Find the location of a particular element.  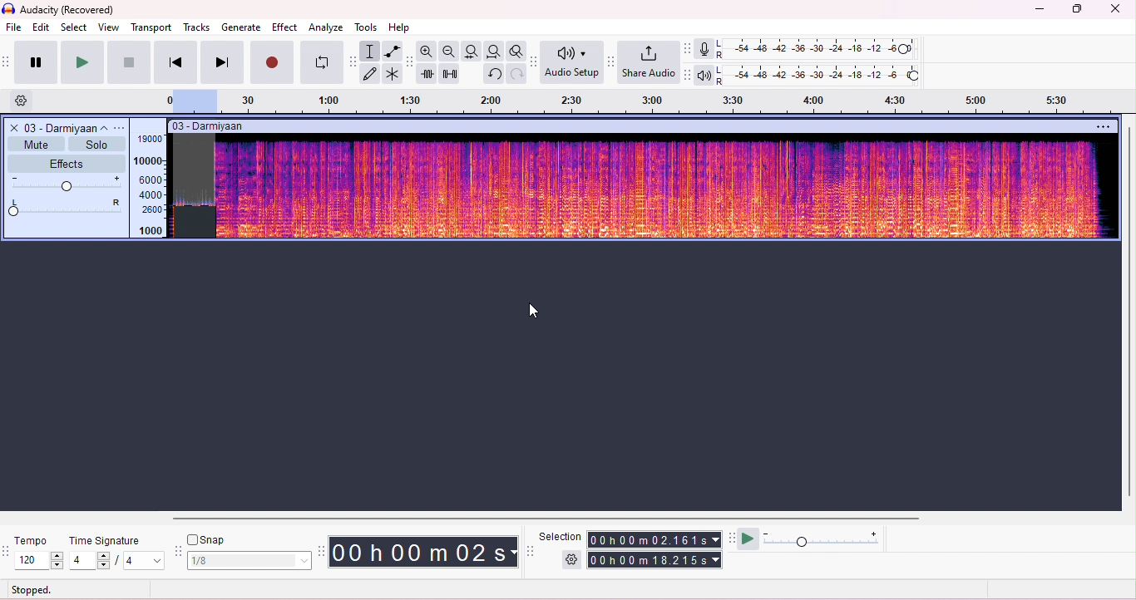

transport is located at coordinates (151, 28).